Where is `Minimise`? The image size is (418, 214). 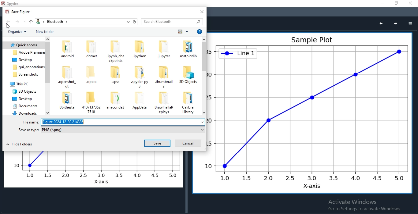
Minimise is located at coordinates (383, 4).